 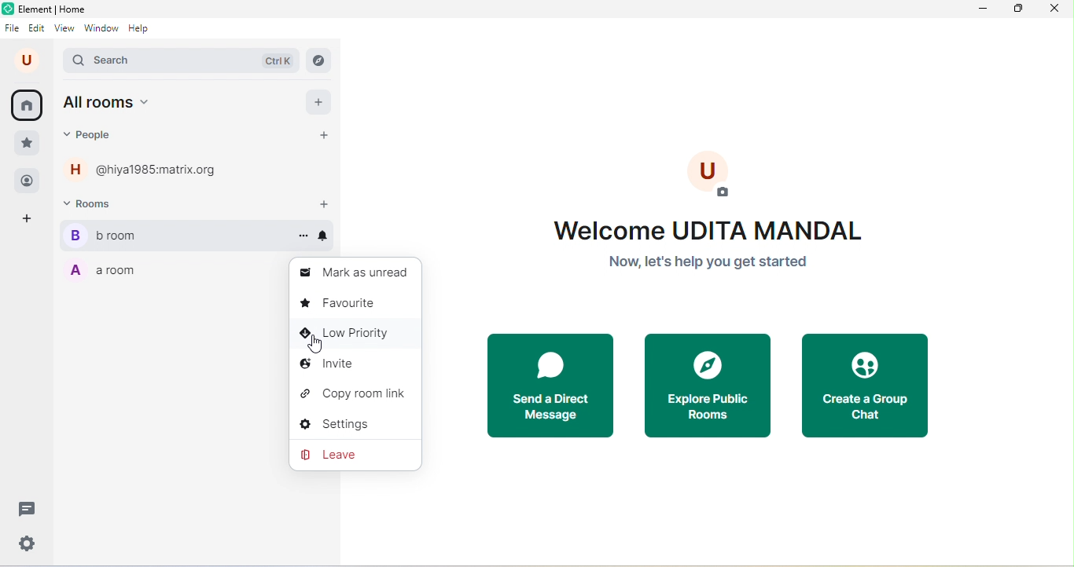 What do you see at coordinates (164, 170) in the screenshot?
I see `@hiya1985.matrix.org` at bounding box center [164, 170].